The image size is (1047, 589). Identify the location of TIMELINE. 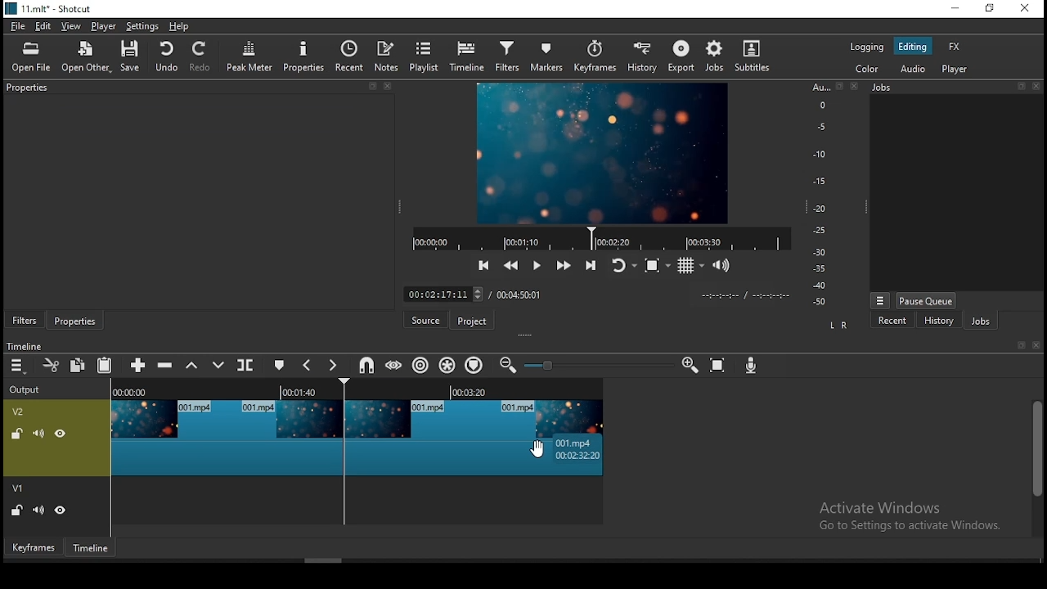
(358, 389).